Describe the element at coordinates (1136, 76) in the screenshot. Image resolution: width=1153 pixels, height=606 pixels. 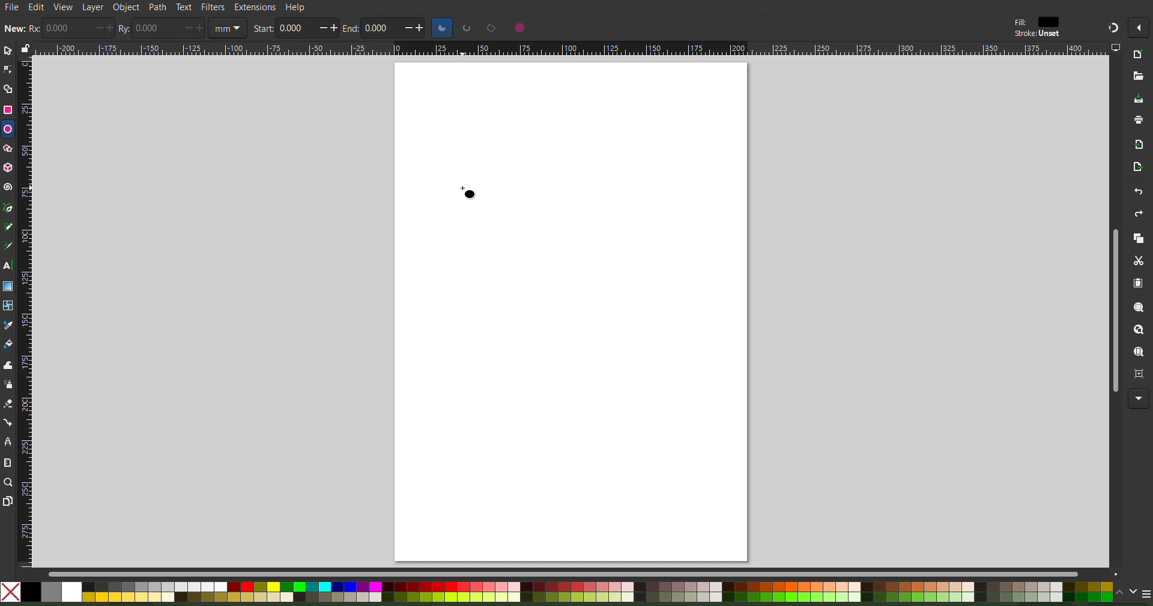
I see `Open` at that location.